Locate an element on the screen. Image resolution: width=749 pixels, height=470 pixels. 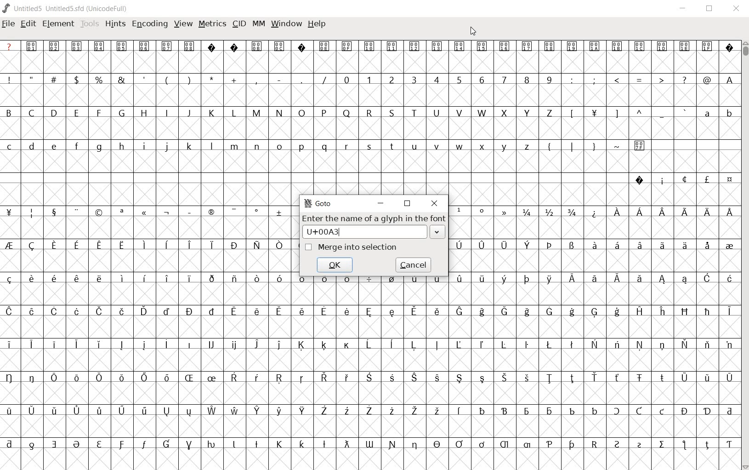
Symbol is located at coordinates (52, 344).